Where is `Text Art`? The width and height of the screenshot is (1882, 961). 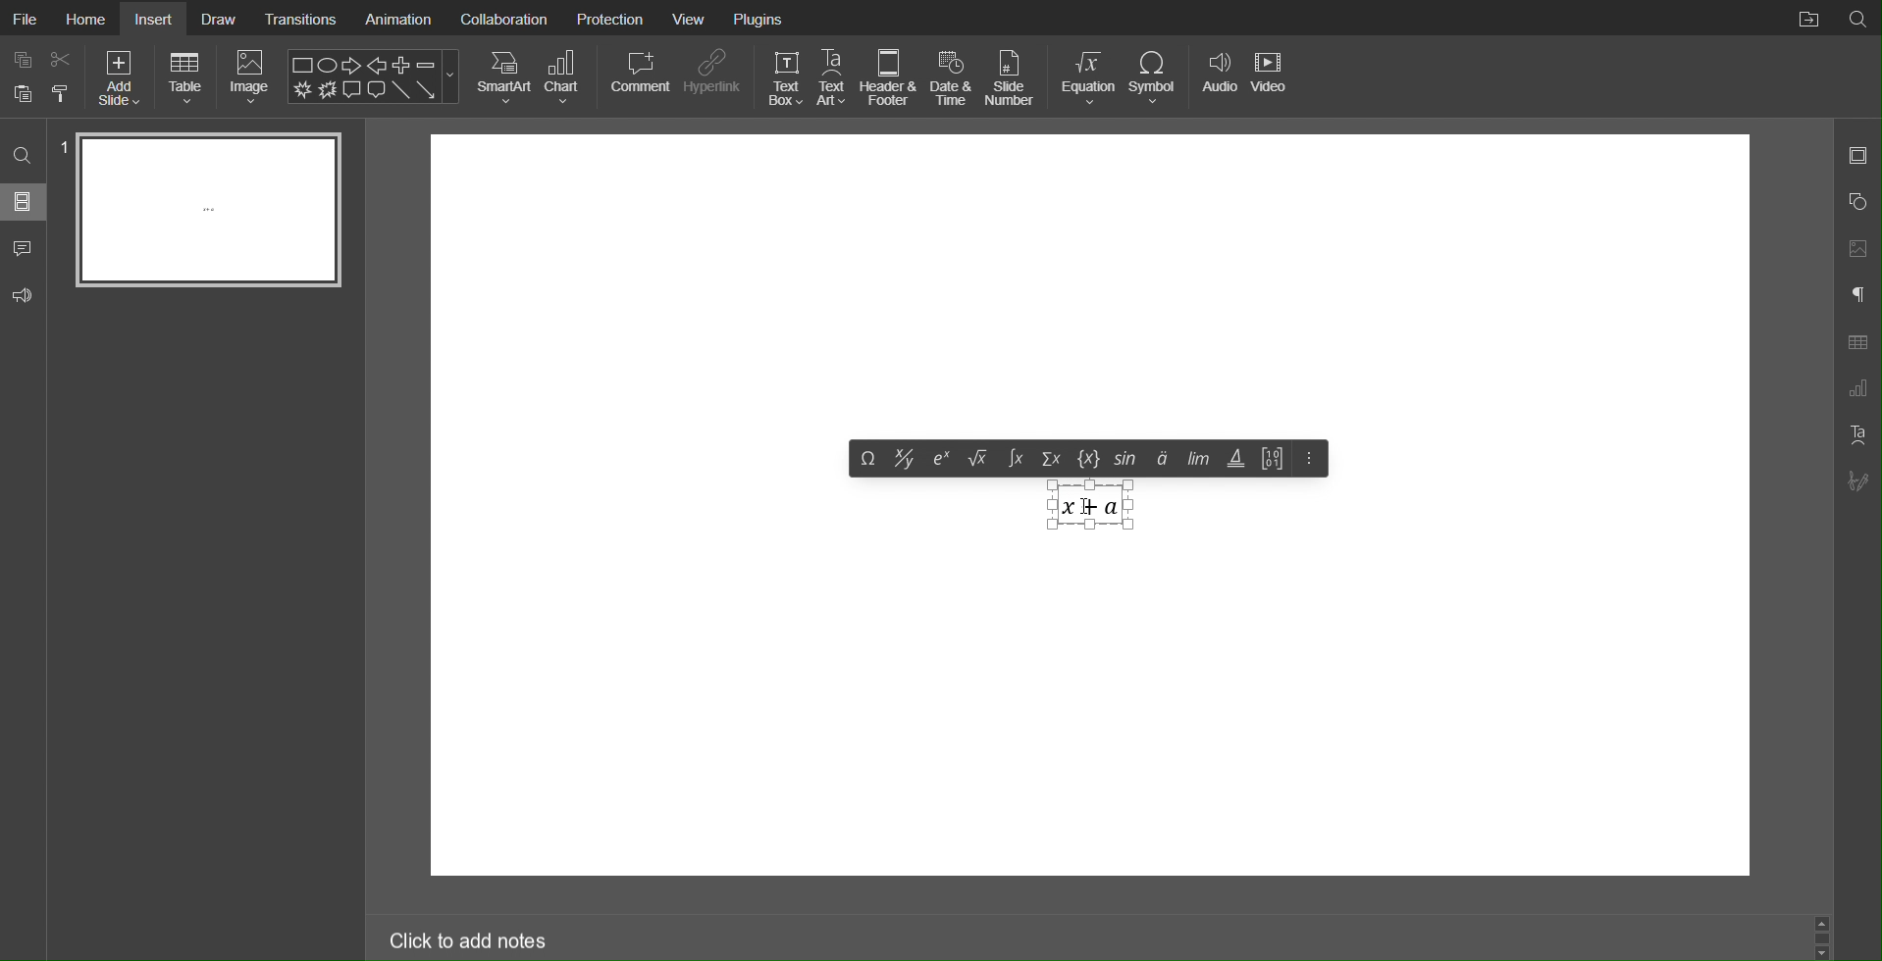 Text Art is located at coordinates (833, 76).